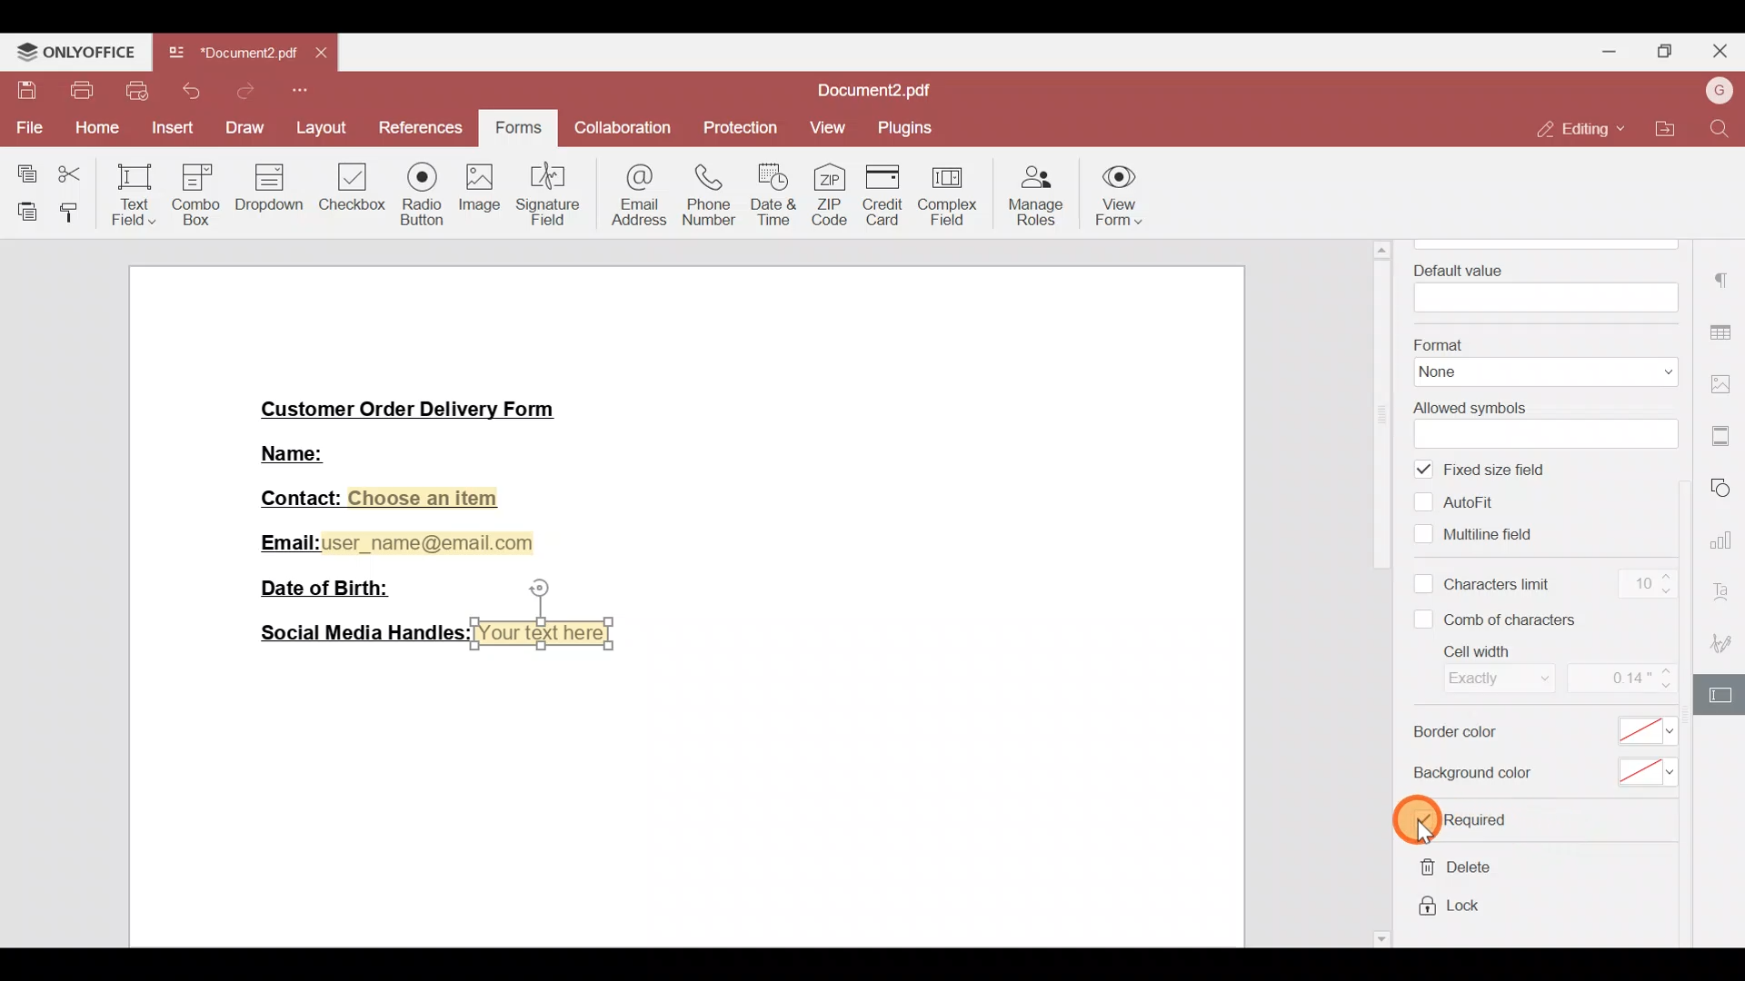  Describe the element at coordinates (1128, 193) in the screenshot. I see `View form` at that location.